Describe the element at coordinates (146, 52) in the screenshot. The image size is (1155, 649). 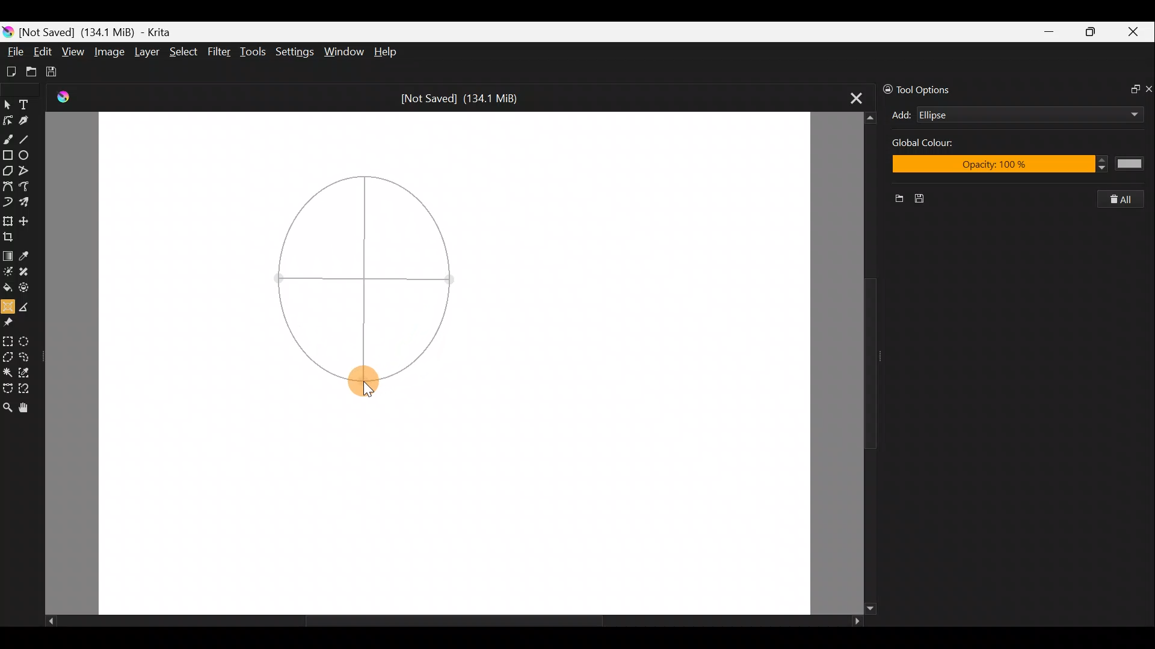
I see `Layer` at that location.